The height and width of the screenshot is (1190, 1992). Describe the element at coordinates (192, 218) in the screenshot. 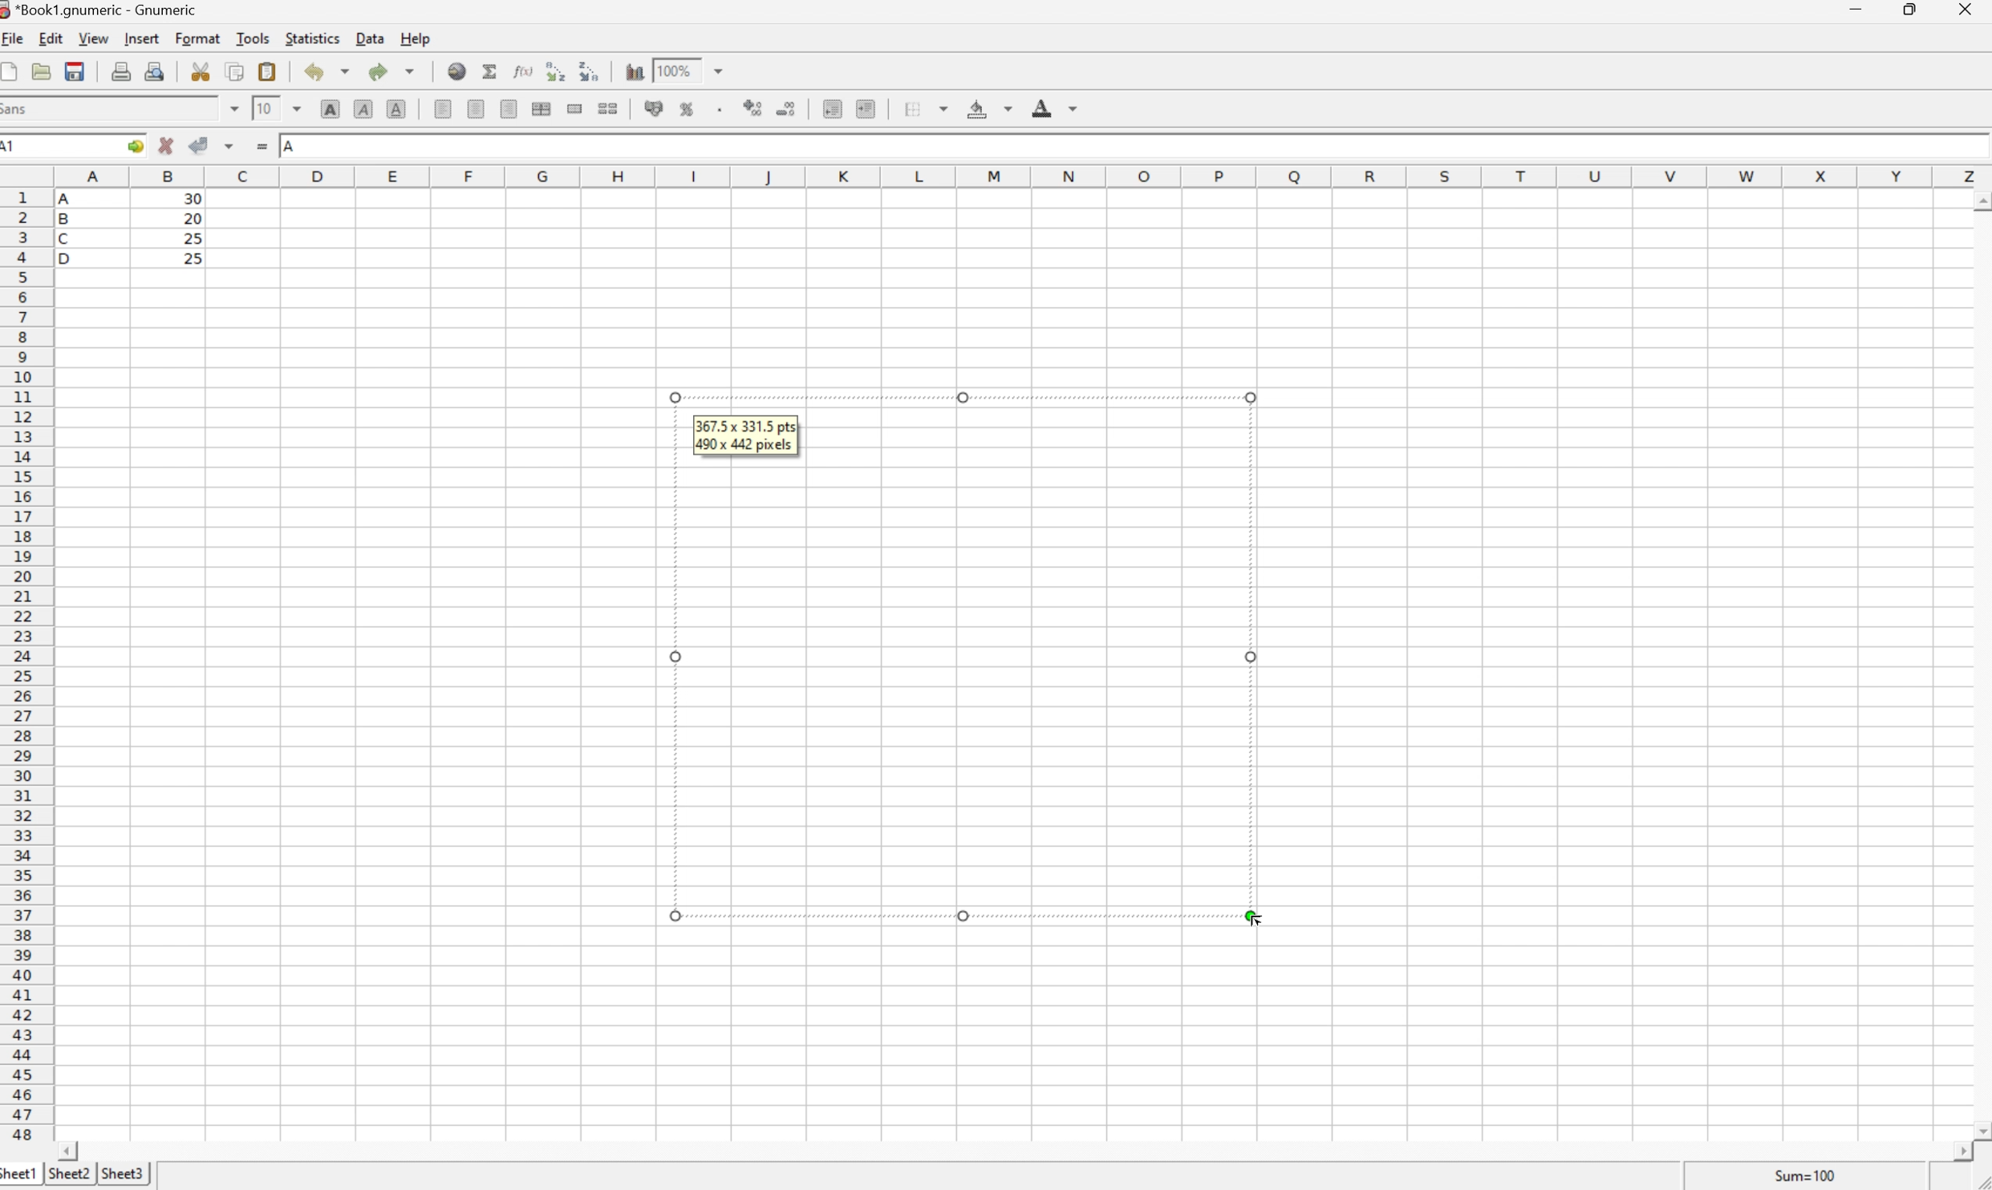

I see `20` at that location.